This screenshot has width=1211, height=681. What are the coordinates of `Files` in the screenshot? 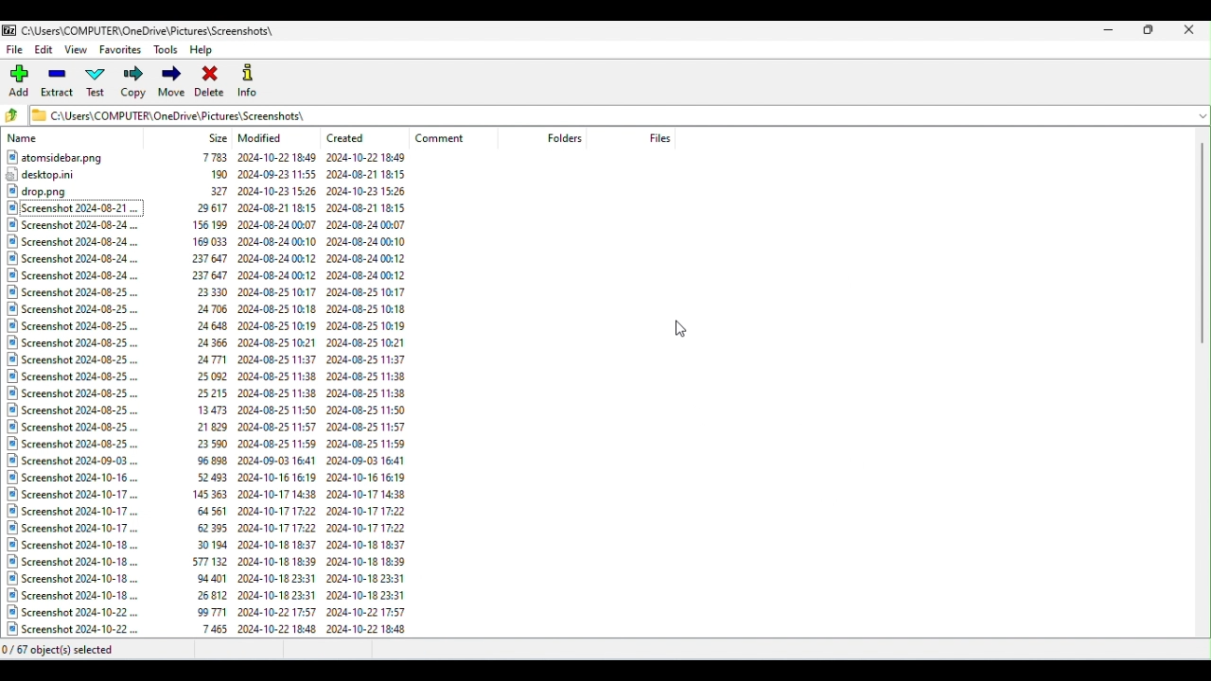 It's located at (207, 395).